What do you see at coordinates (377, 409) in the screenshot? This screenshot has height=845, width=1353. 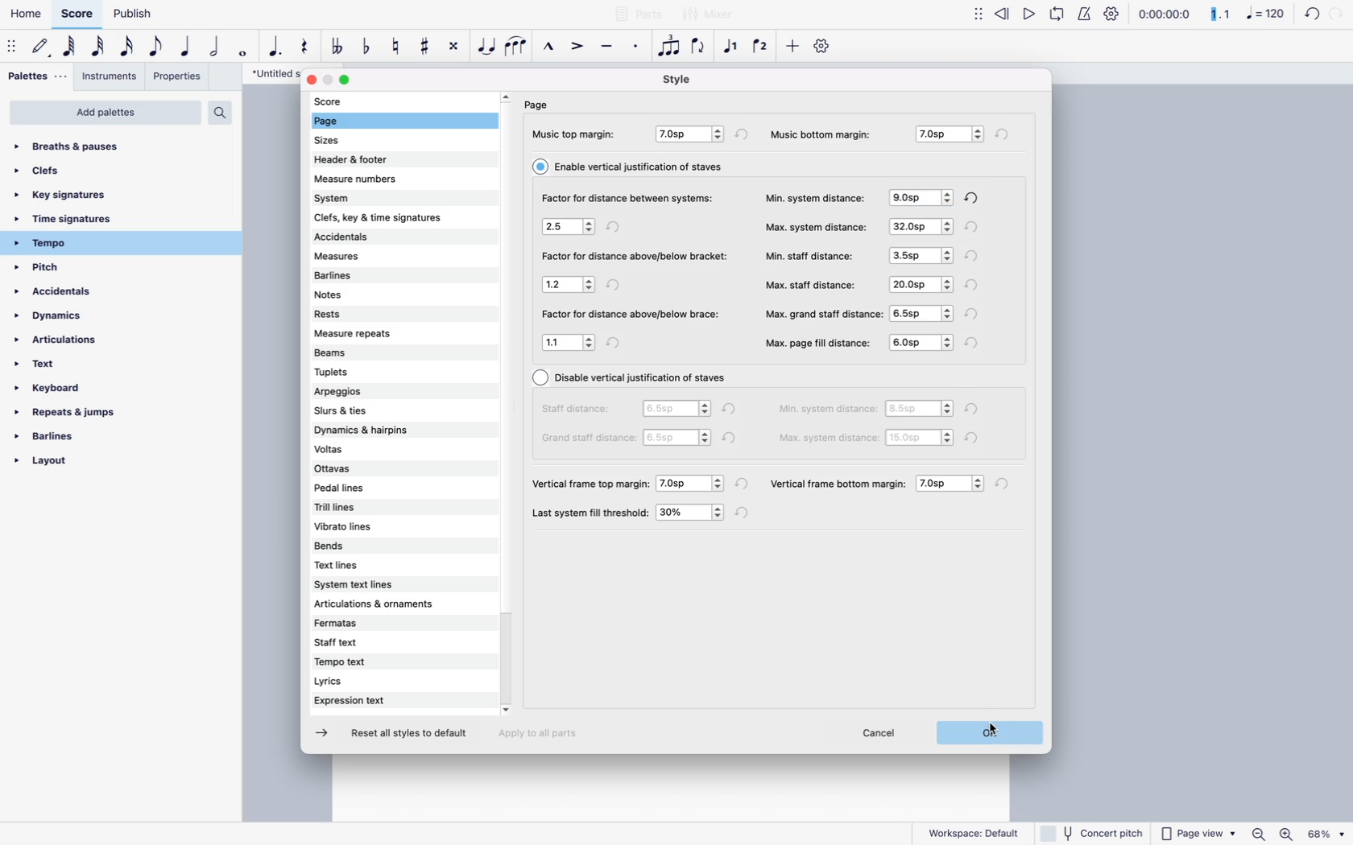 I see `slurs & ties` at bounding box center [377, 409].